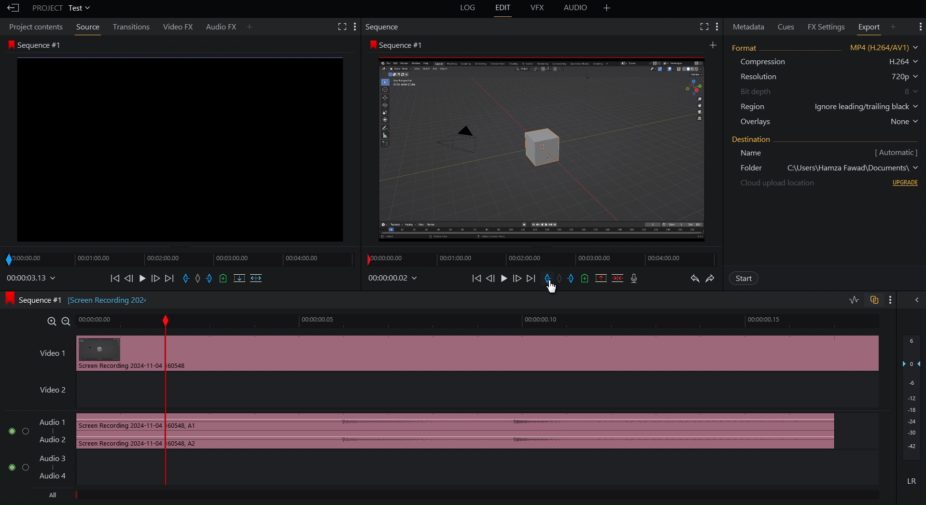 This screenshot has width=926, height=505. I want to click on Zoom, so click(57, 322).